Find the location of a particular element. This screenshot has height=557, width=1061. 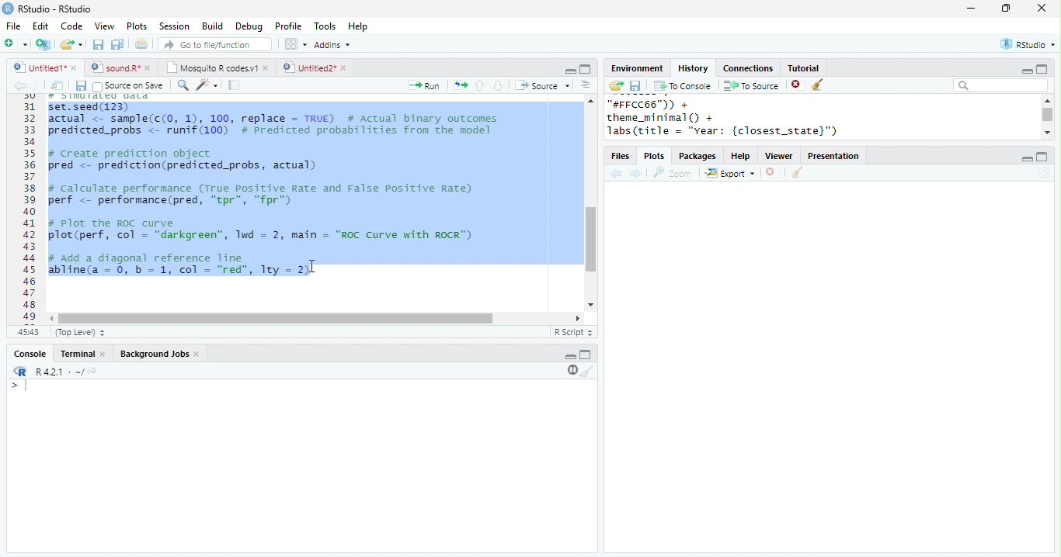

# Create prediction object
pred <- prediction(predicted_probs, actual) is located at coordinates (182, 161).